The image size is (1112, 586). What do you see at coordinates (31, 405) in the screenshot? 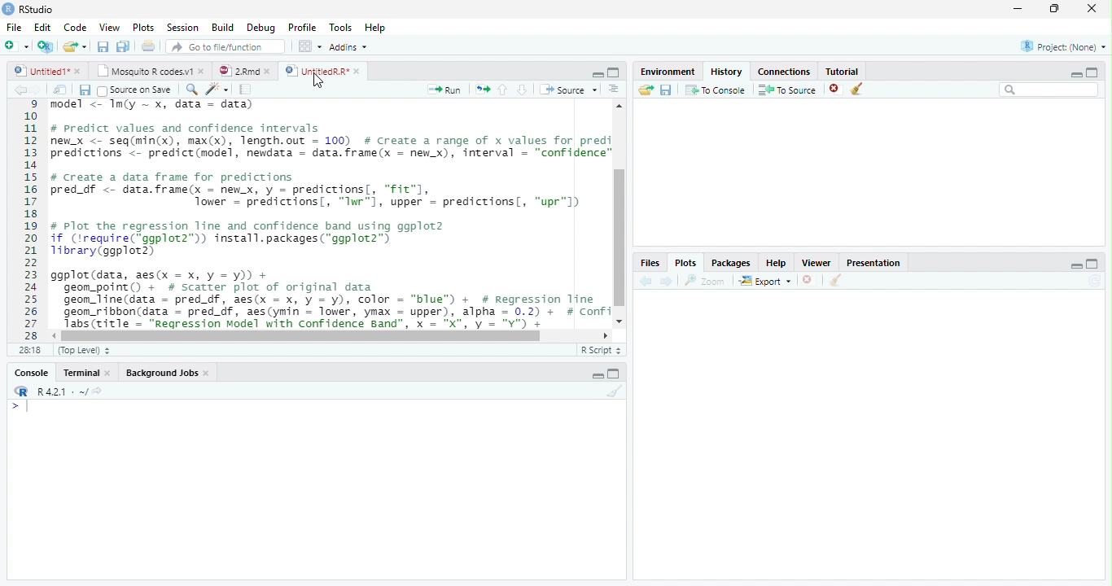
I see `Cursor` at bounding box center [31, 405].